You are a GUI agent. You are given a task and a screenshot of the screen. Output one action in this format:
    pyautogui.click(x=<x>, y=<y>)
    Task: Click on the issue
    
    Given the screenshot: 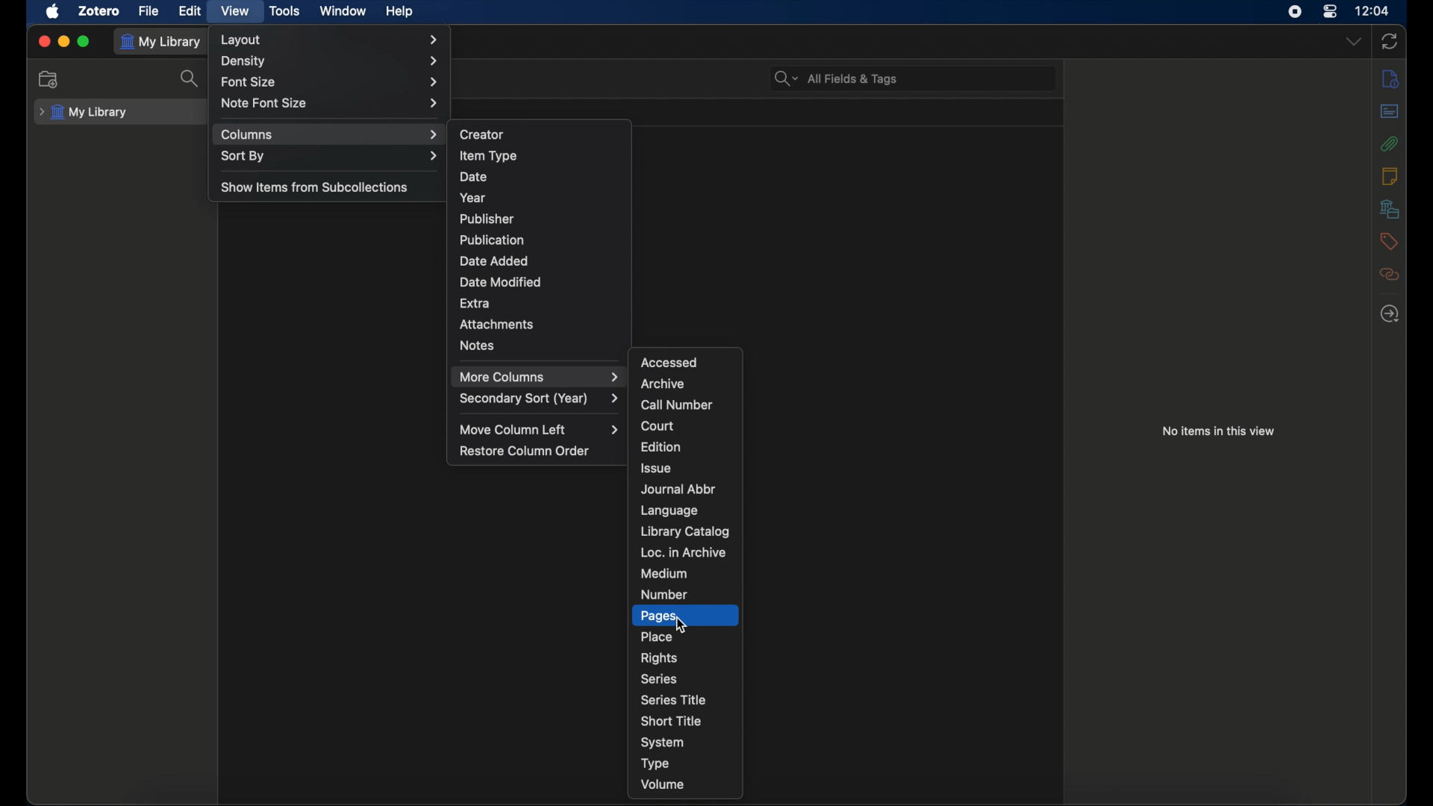 What is the action you would take?
    pyautogui.click(x=655, y=468)
    